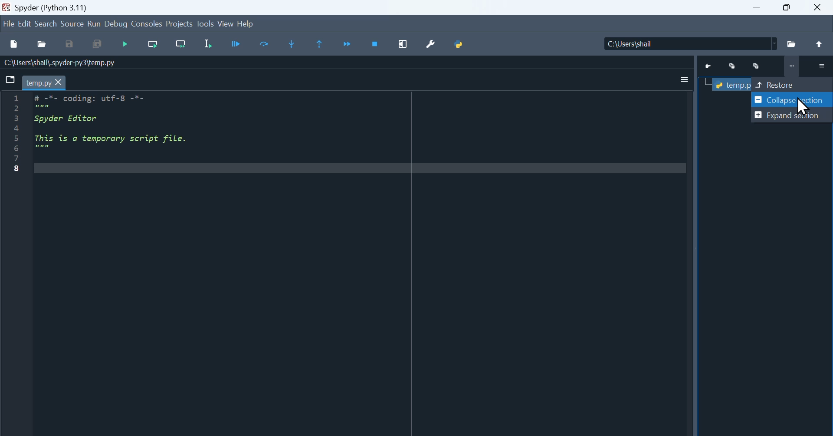 This screenshot has height=436, width=833. I want to click on New files, so click(14, 44).